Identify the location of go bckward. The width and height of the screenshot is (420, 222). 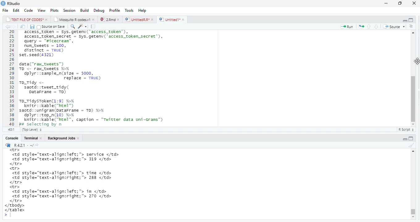
(10, 26).